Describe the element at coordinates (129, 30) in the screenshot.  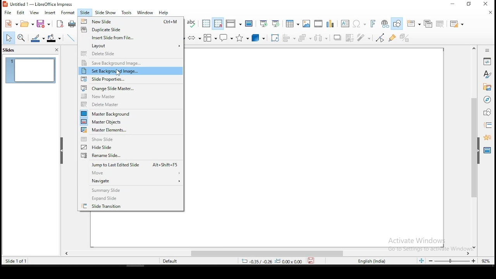
I see `duplicate slide` at that location.